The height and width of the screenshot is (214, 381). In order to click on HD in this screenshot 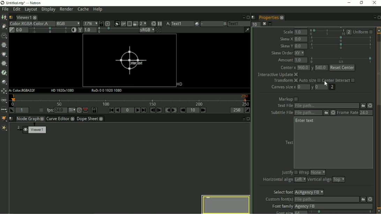, I will do `click(179, 84)`.